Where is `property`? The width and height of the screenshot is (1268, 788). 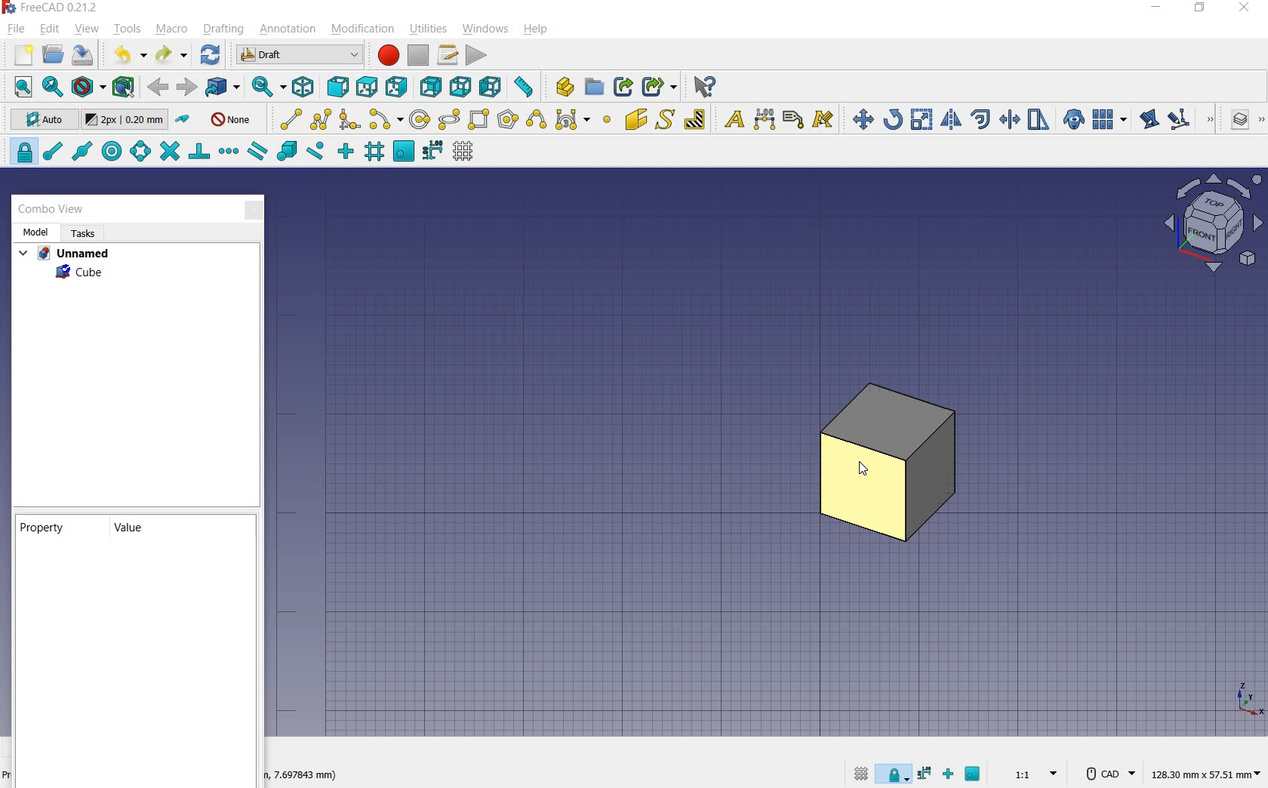
property is located at coordinates (42, 528).